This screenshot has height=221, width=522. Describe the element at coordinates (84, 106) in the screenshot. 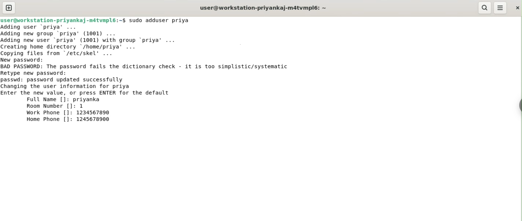

I see `1` at that location.